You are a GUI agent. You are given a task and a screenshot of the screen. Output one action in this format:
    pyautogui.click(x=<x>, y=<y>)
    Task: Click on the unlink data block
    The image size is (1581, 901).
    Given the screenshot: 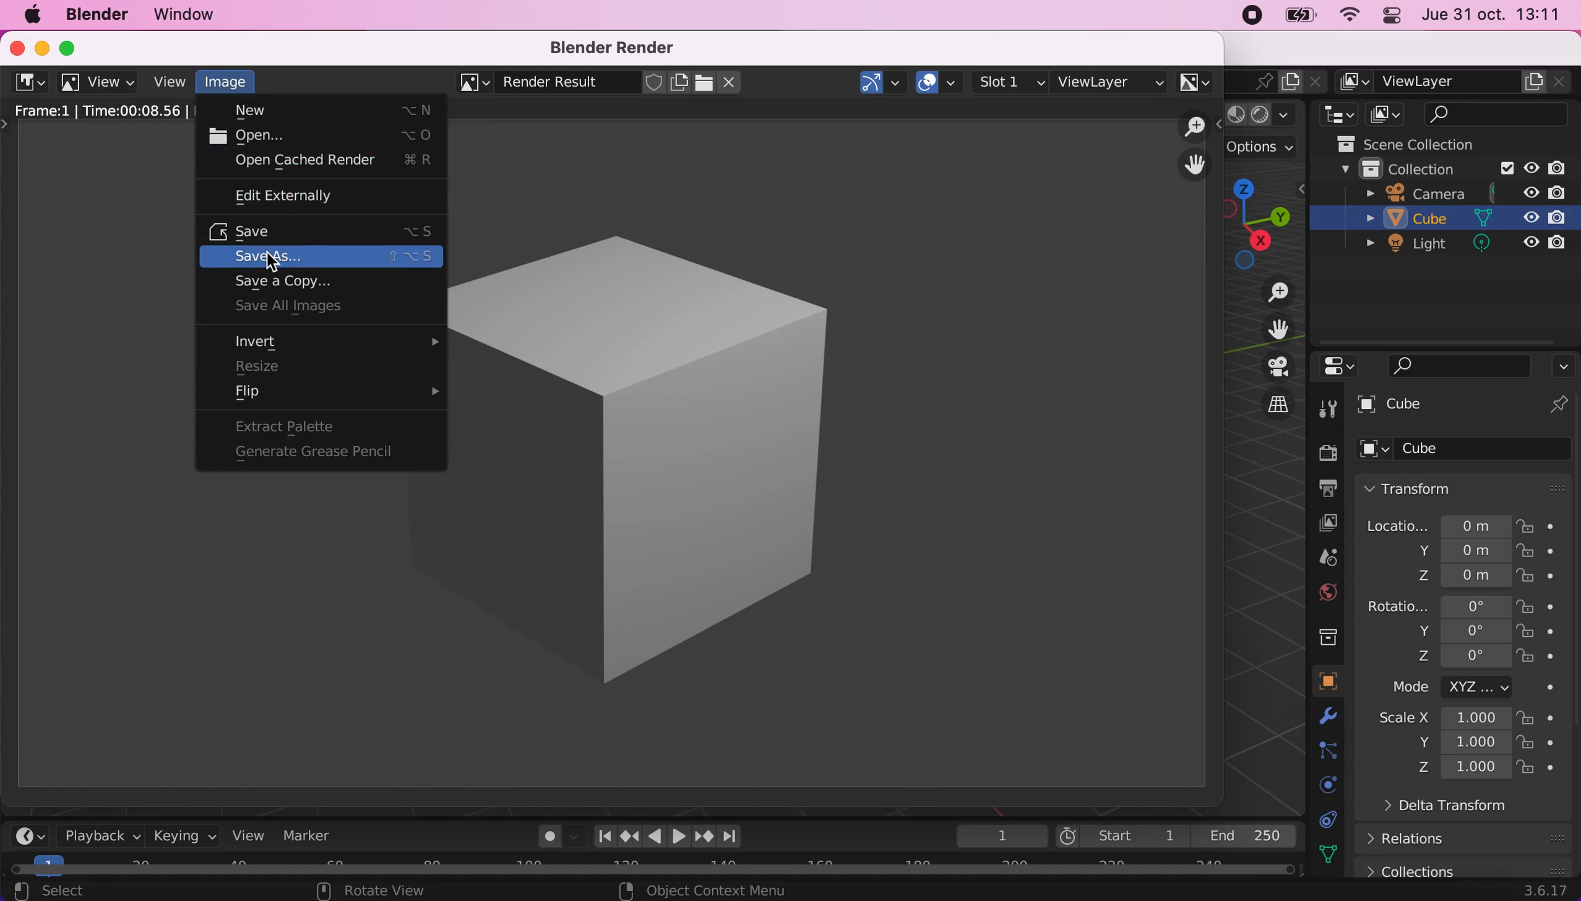 What is the action you would take?
    pyautogui.click(x=733, y=82)
    